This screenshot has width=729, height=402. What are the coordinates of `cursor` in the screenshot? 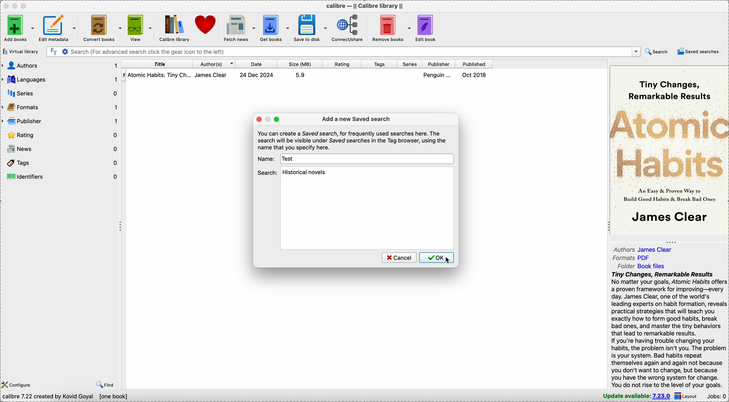 It's located at (448, 261).